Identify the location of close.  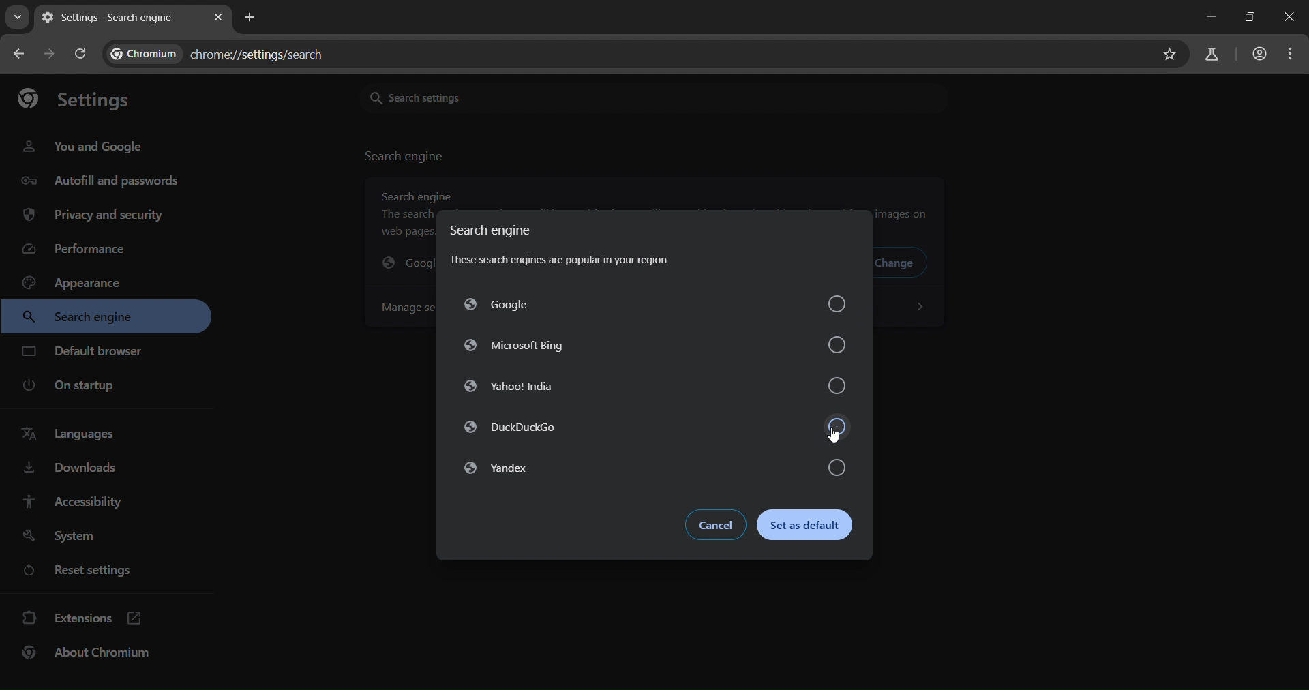
(1291, 16).